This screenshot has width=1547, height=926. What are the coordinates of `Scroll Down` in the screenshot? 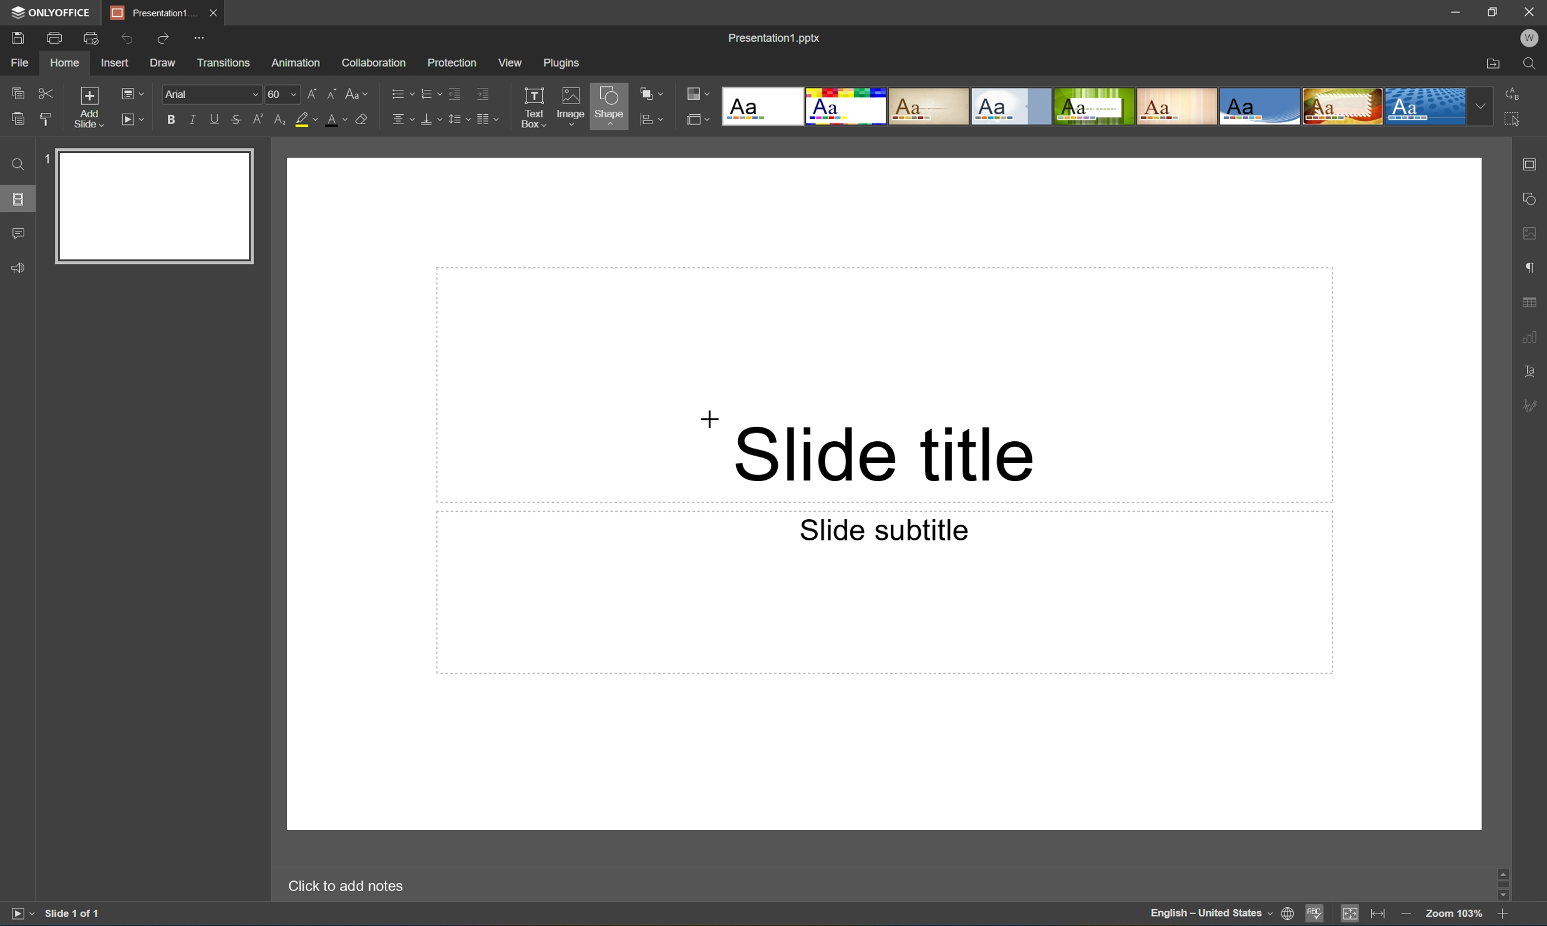 It's located at (1500, 900).